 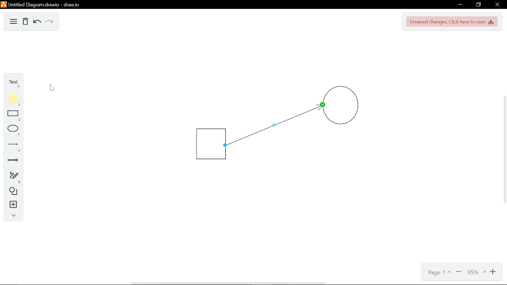 What do you see at coordinates (10, 161) in the screenshot?
I see `Arrow` at bounding box center [10, 161].